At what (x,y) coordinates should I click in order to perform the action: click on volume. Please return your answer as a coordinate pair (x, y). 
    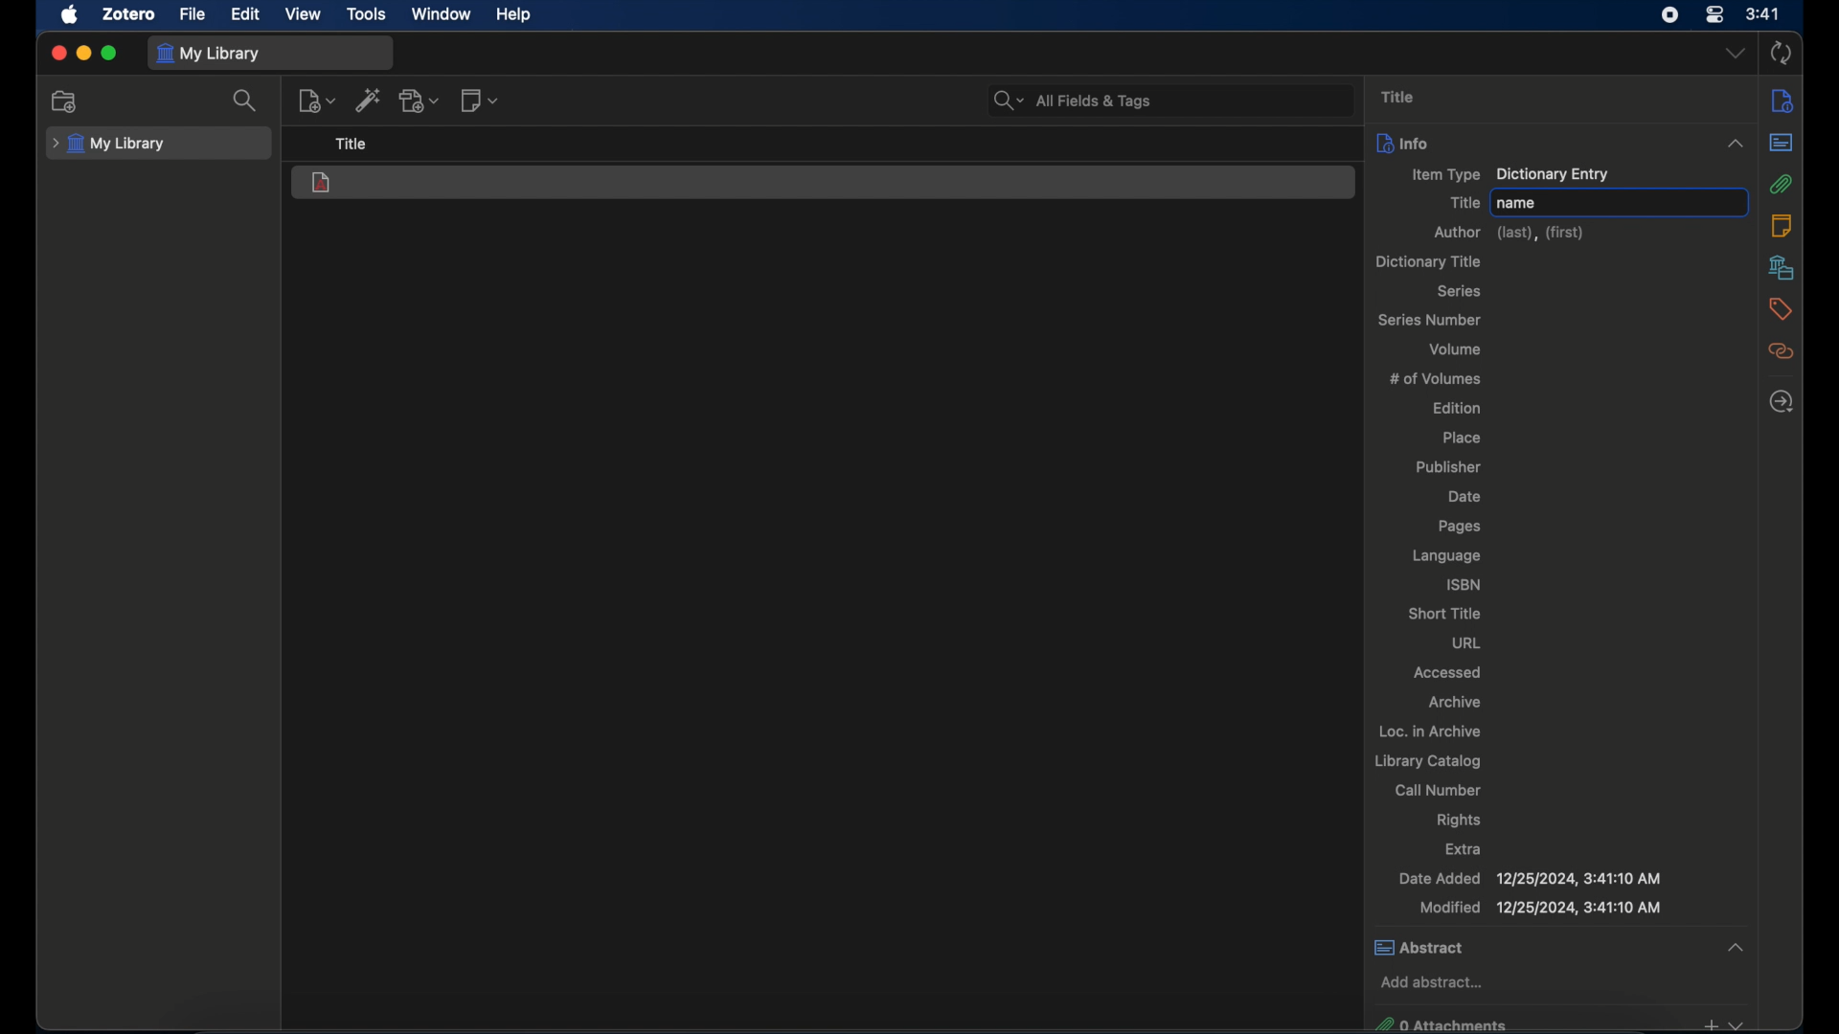
    Looking at the image, I should click on (1456, 348).